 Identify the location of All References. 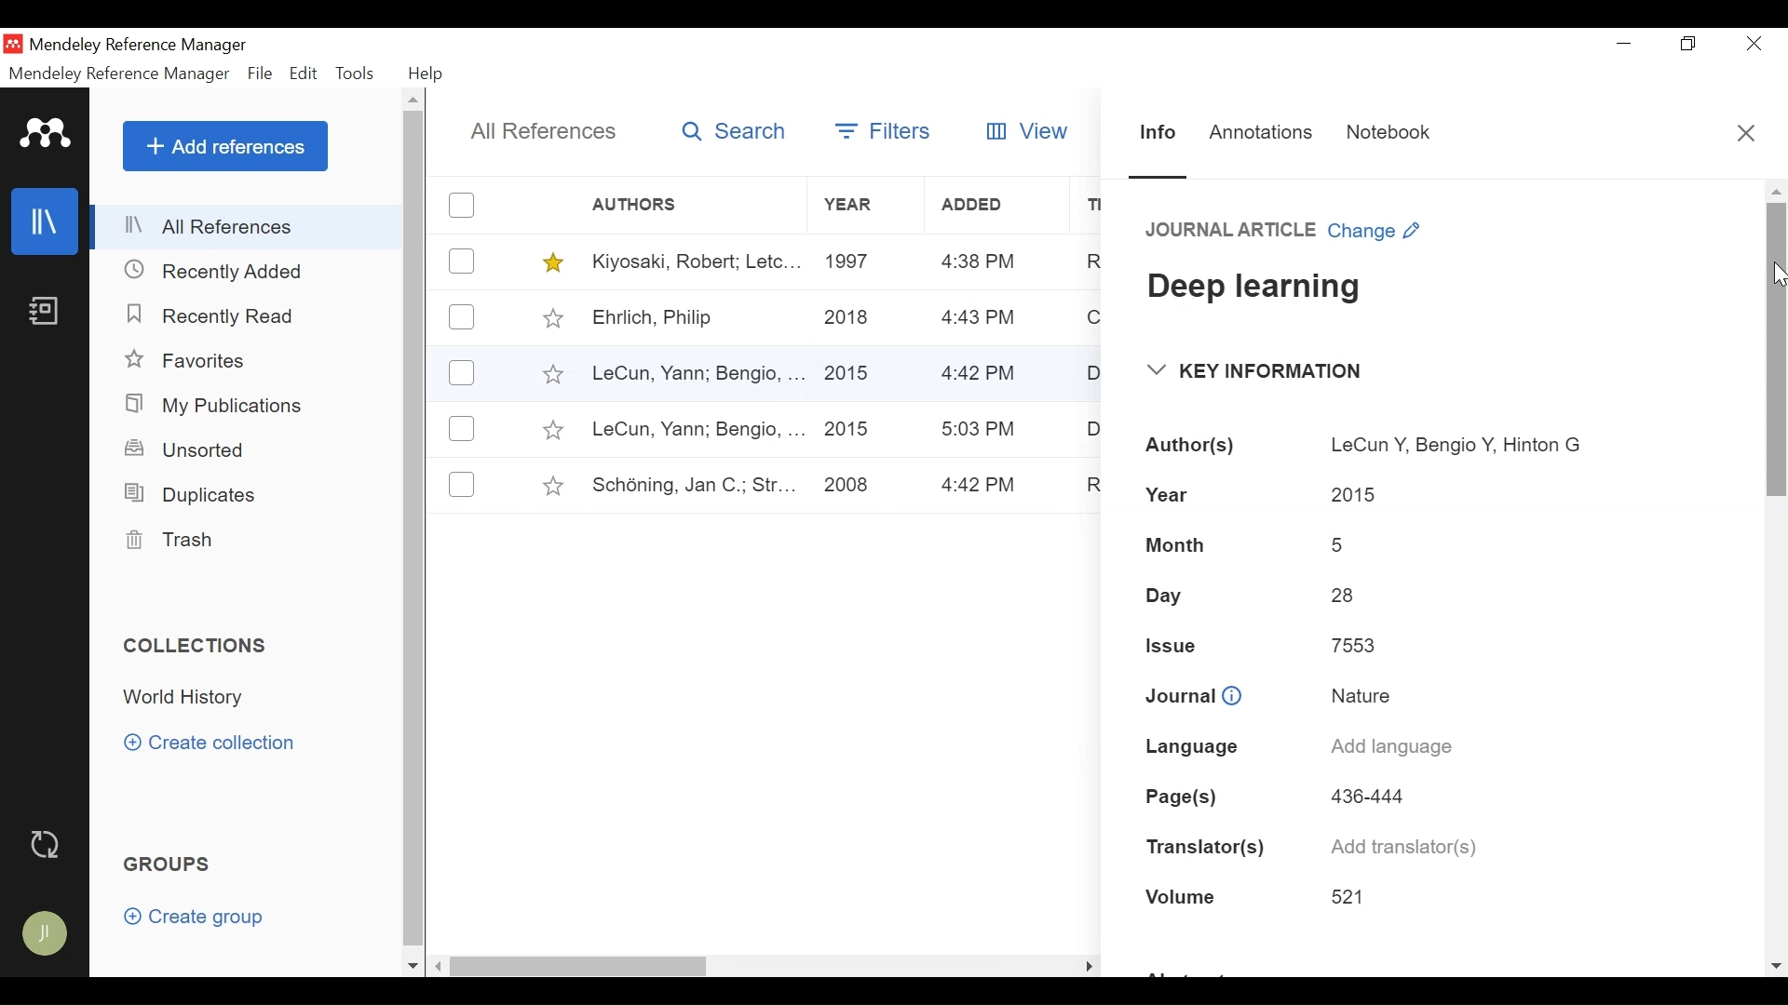
(545, 131).